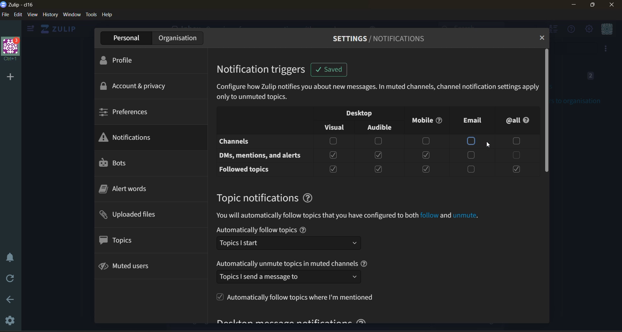 The height and width of the screenshot is (332, 622). I want to click on checkbox, so click(471, 170).